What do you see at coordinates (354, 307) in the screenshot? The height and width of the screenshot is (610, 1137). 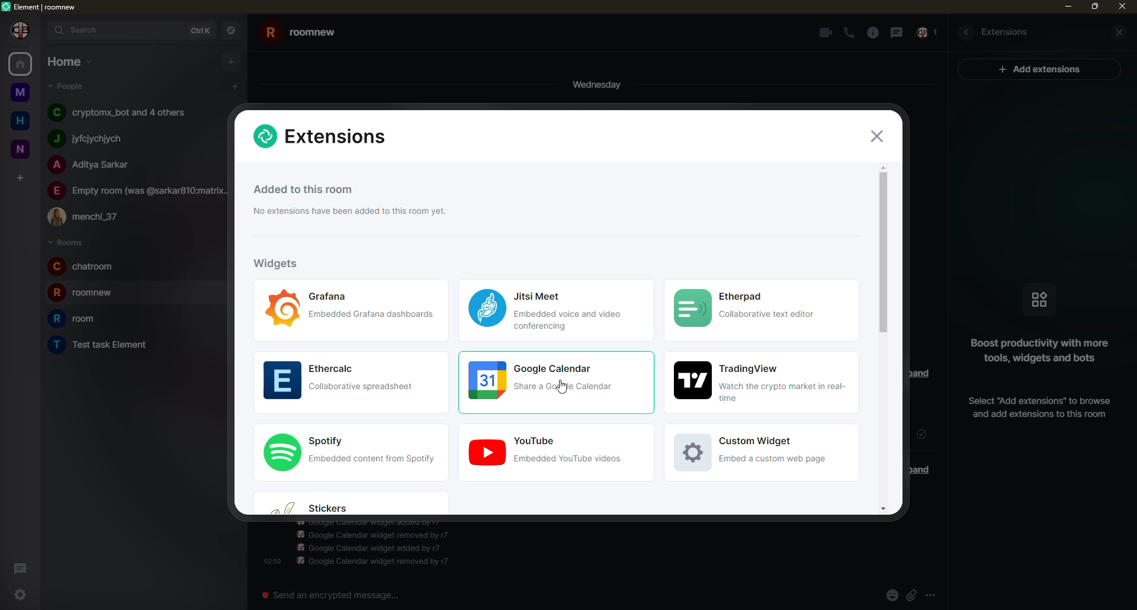 I see `widgets` at bounding box center [354, 307].